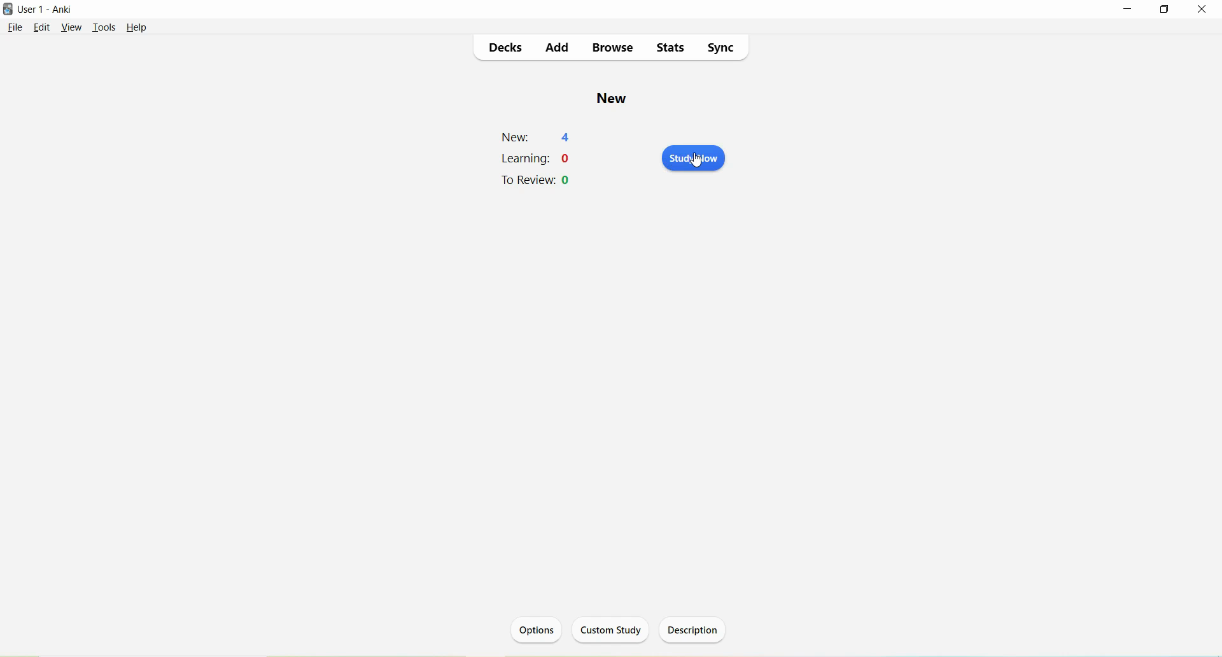  I want to click on File, so click(16, 27).